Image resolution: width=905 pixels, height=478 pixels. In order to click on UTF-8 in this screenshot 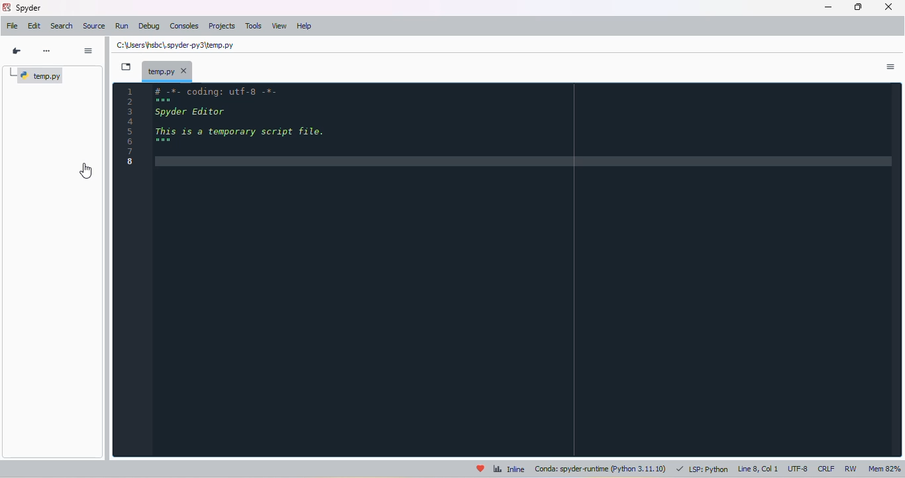, I will do `click(798, 469)`.